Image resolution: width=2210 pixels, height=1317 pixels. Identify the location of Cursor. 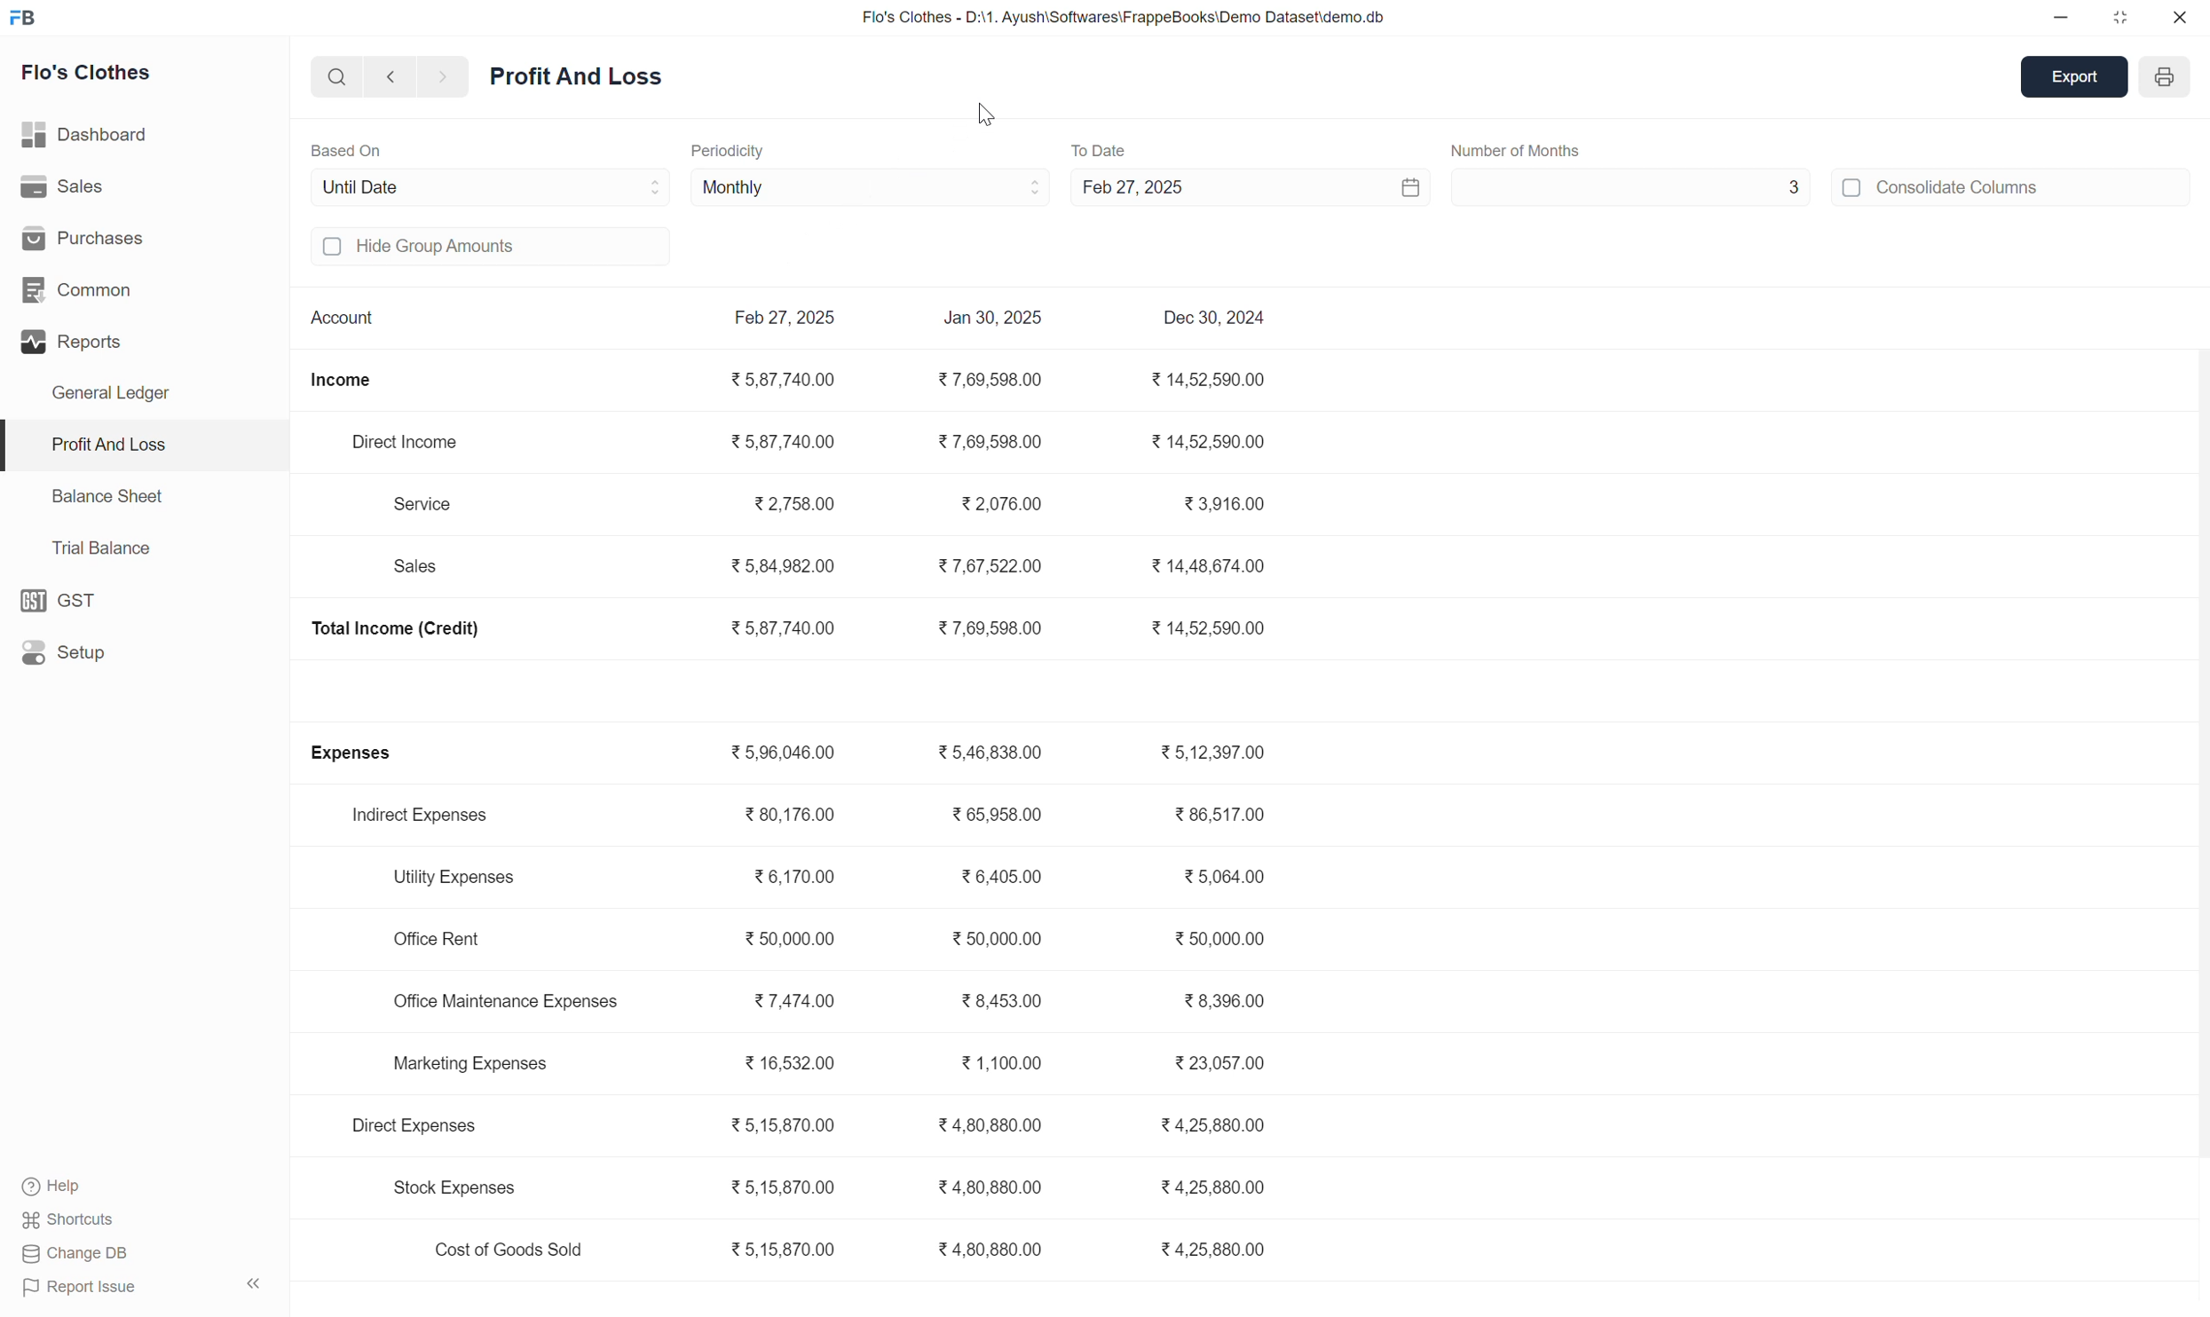
(971, 113).